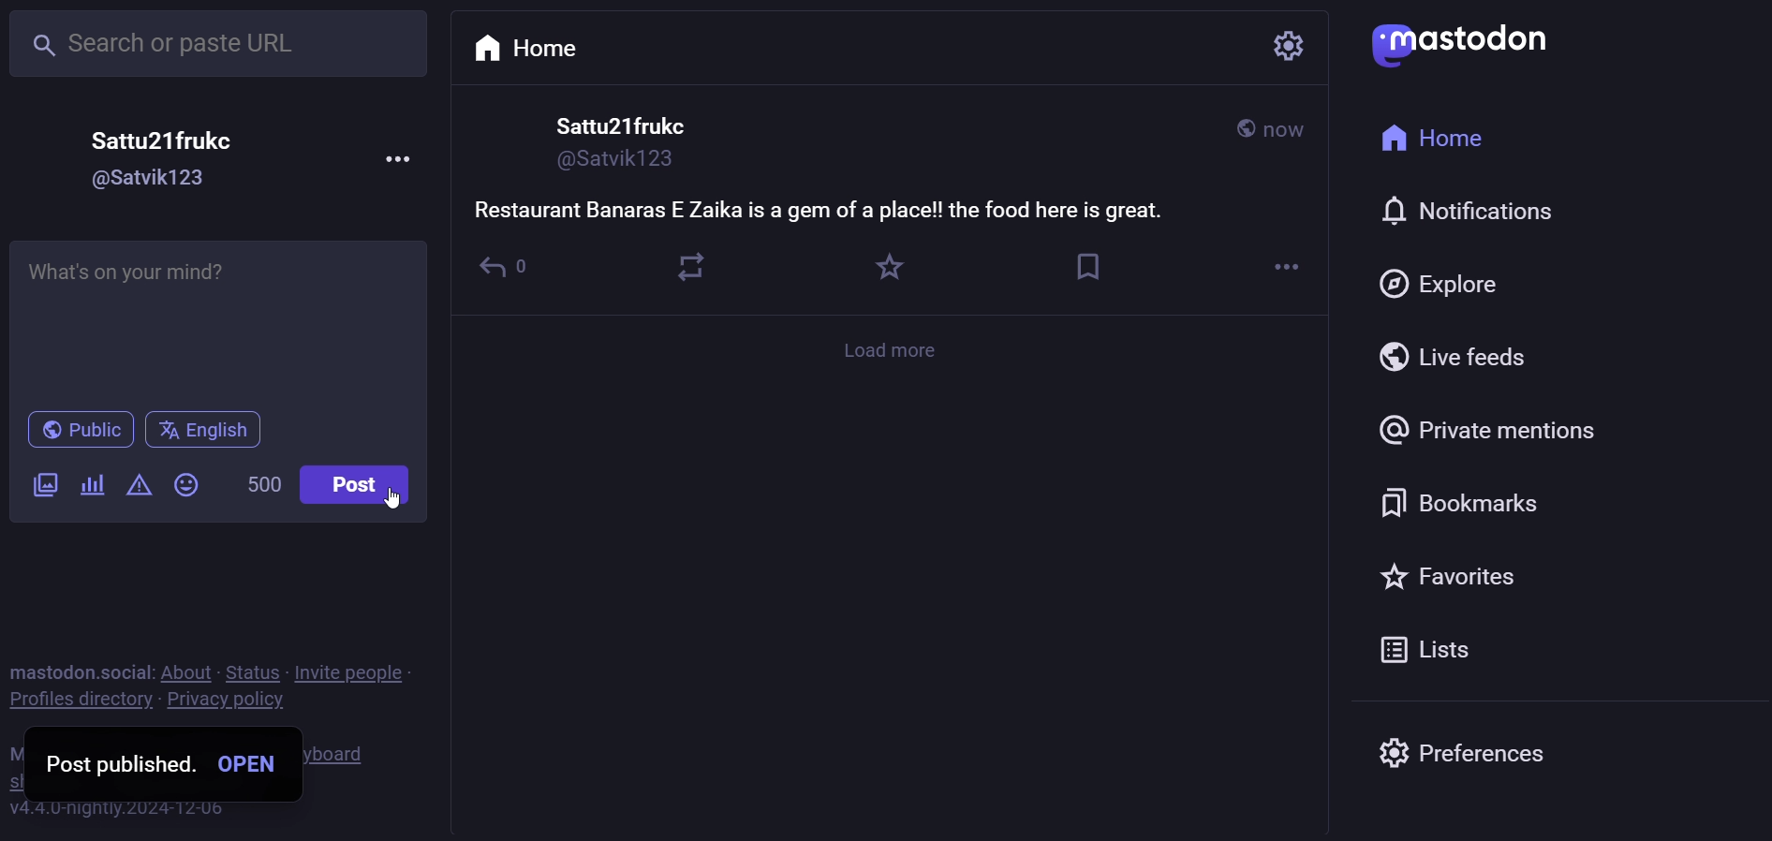 The height and width of the screenshot is (841, 1772). Describe the element at coordinates (392, 498) in the screenshot. I see `cursor` at that location.